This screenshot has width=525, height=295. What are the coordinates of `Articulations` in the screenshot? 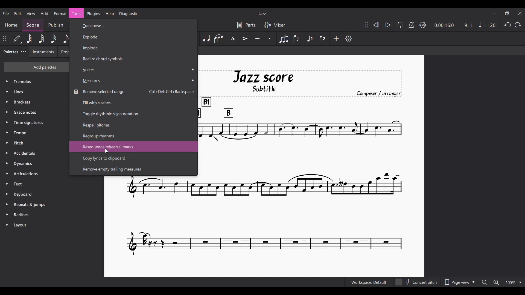 It's located at (35, 174).